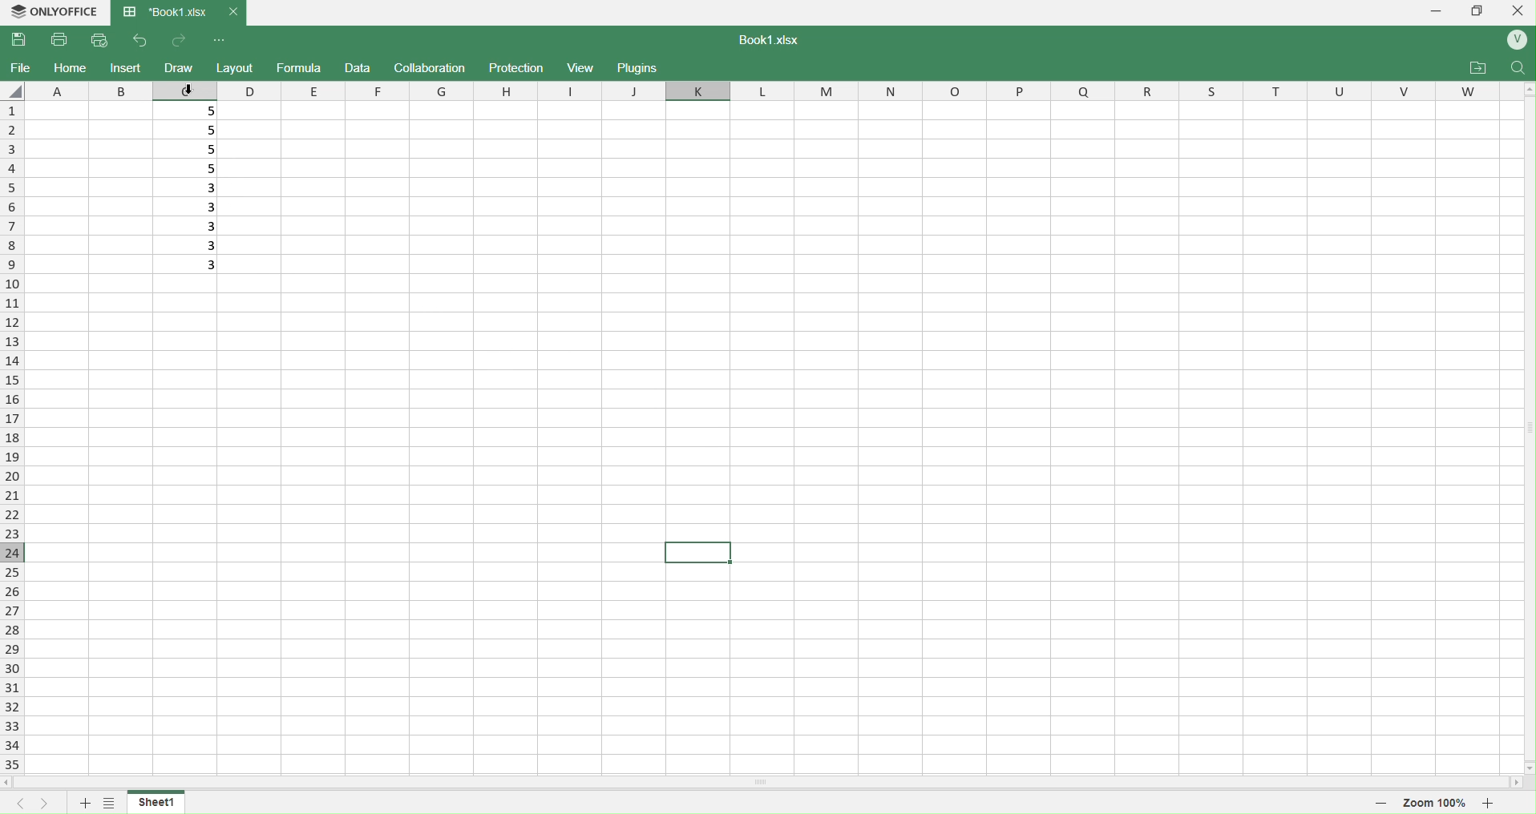  Describe the element at coordinates (1488, 803) in the screenshot. I see `zoom in` at that location.